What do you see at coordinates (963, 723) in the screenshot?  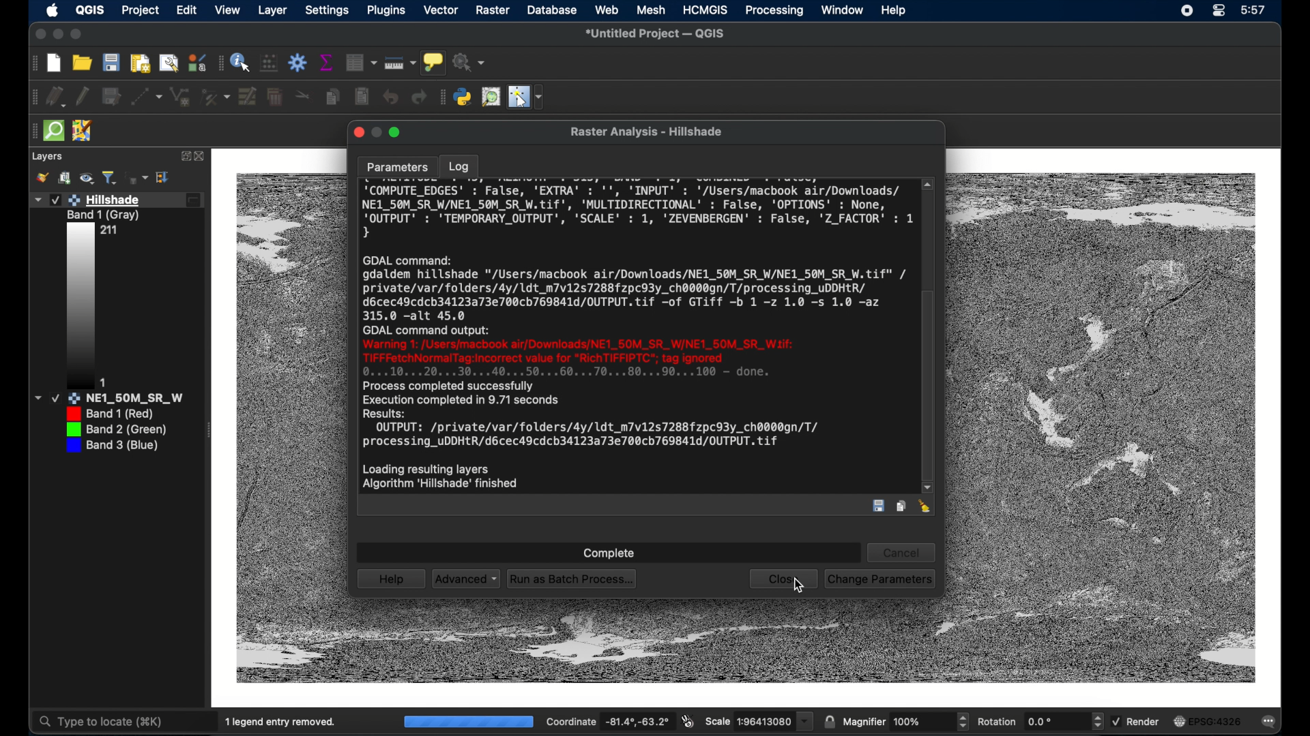 I see `increase/decrease arrow` at bounding box center [963, 723].